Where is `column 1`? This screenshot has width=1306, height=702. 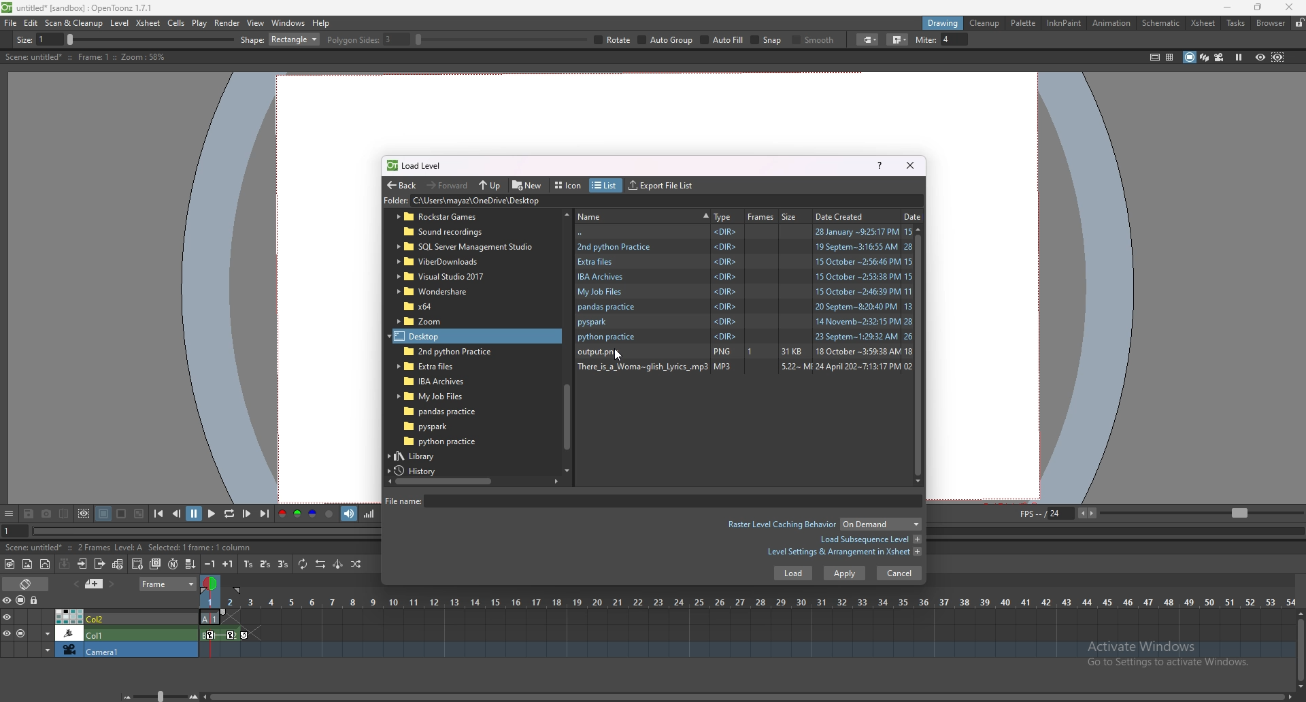
column 1 is located at coordinates (99, 633).